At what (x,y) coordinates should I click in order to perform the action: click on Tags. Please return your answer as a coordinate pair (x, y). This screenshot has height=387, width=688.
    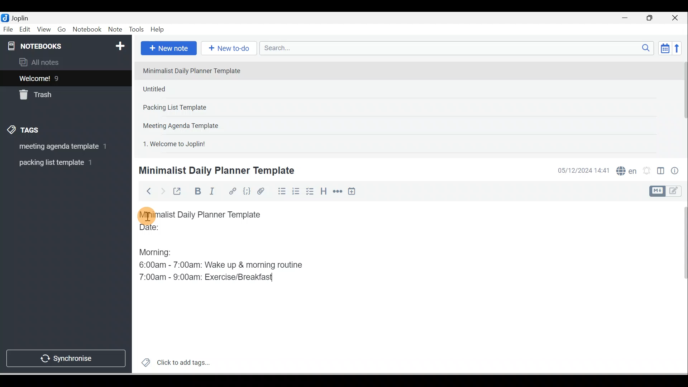
    Looking at the image, I should click on (25, 131).